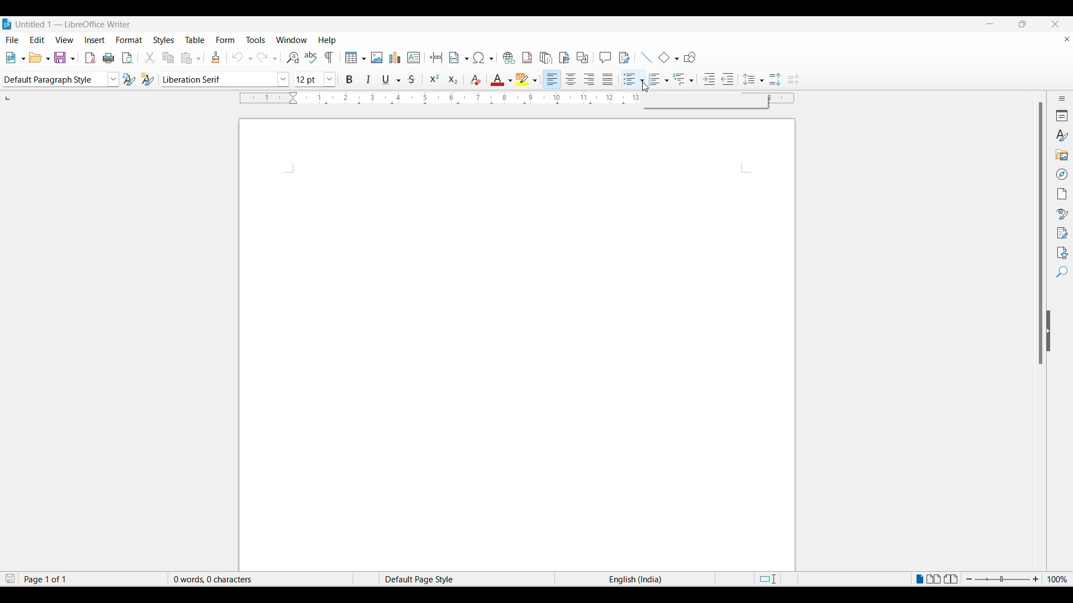 Image resolution: width=1073 pixels, height=603 pixels. I want to click on align right, so click(592, 79).